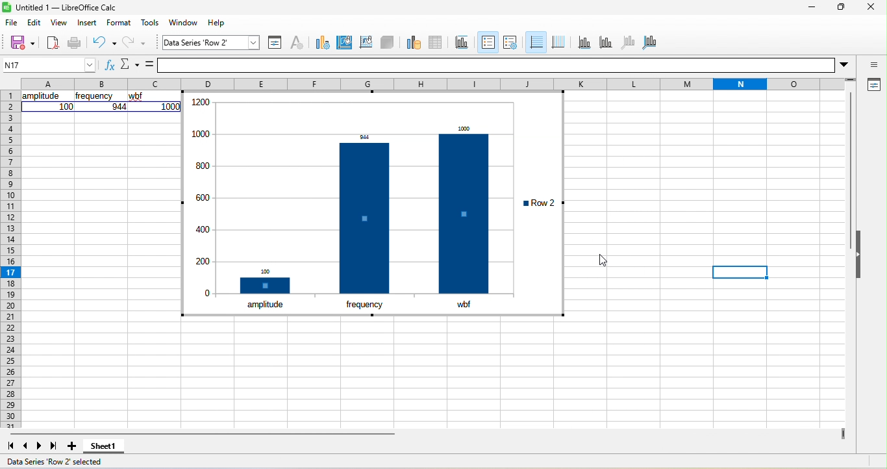 Image resolution: width=887 pixels, height=469 pixels. Describe the element at coordinates (36, 23) in the screenshot. I see `edit` at that location.